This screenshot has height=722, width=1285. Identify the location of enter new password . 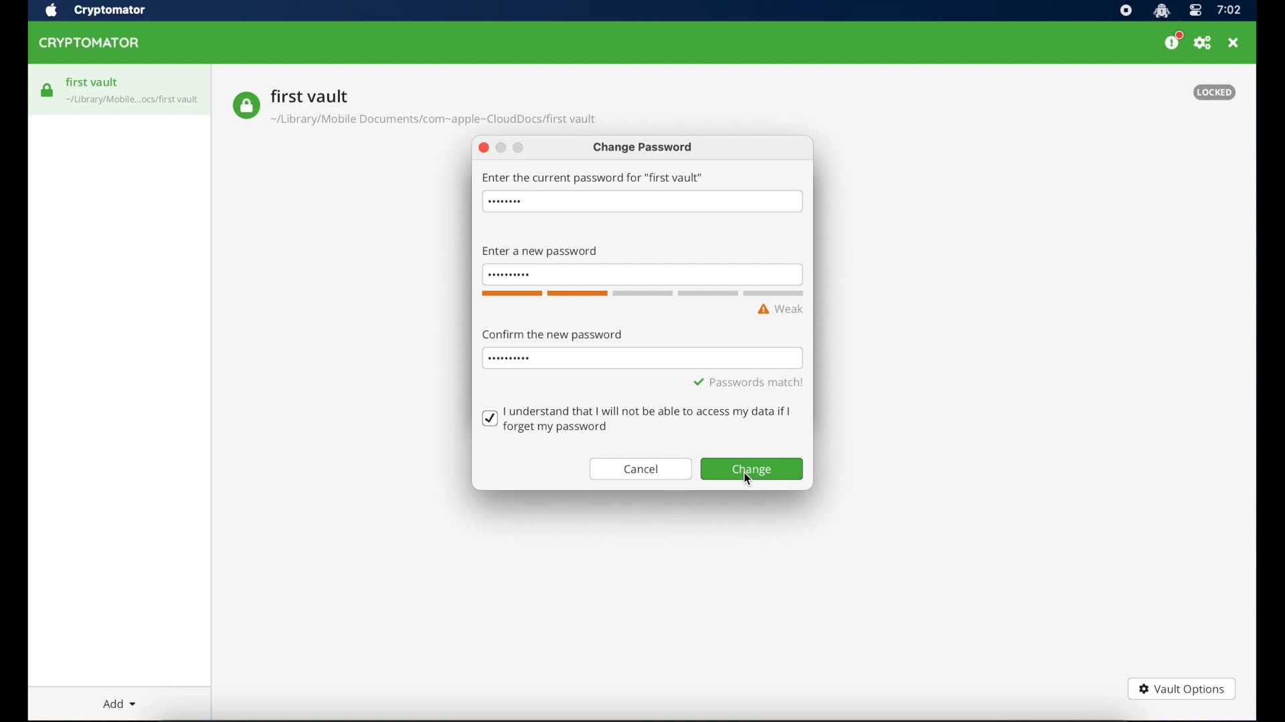
(539, 252).